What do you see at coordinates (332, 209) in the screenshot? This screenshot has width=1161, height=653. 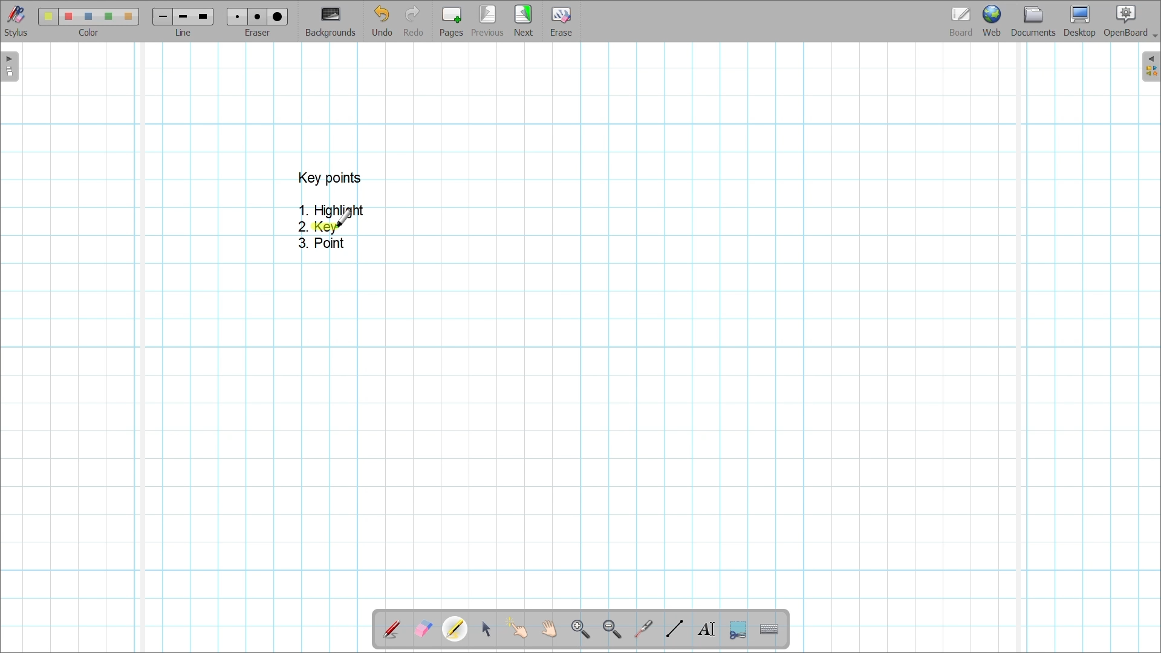 I see `1. Highlight` at bounding box center [332, 209].